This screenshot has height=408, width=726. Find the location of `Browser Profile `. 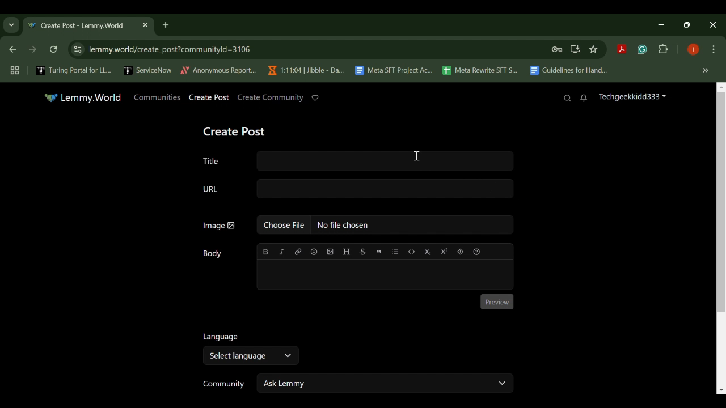

Browser Profile  is located at coordinates (693, 50).